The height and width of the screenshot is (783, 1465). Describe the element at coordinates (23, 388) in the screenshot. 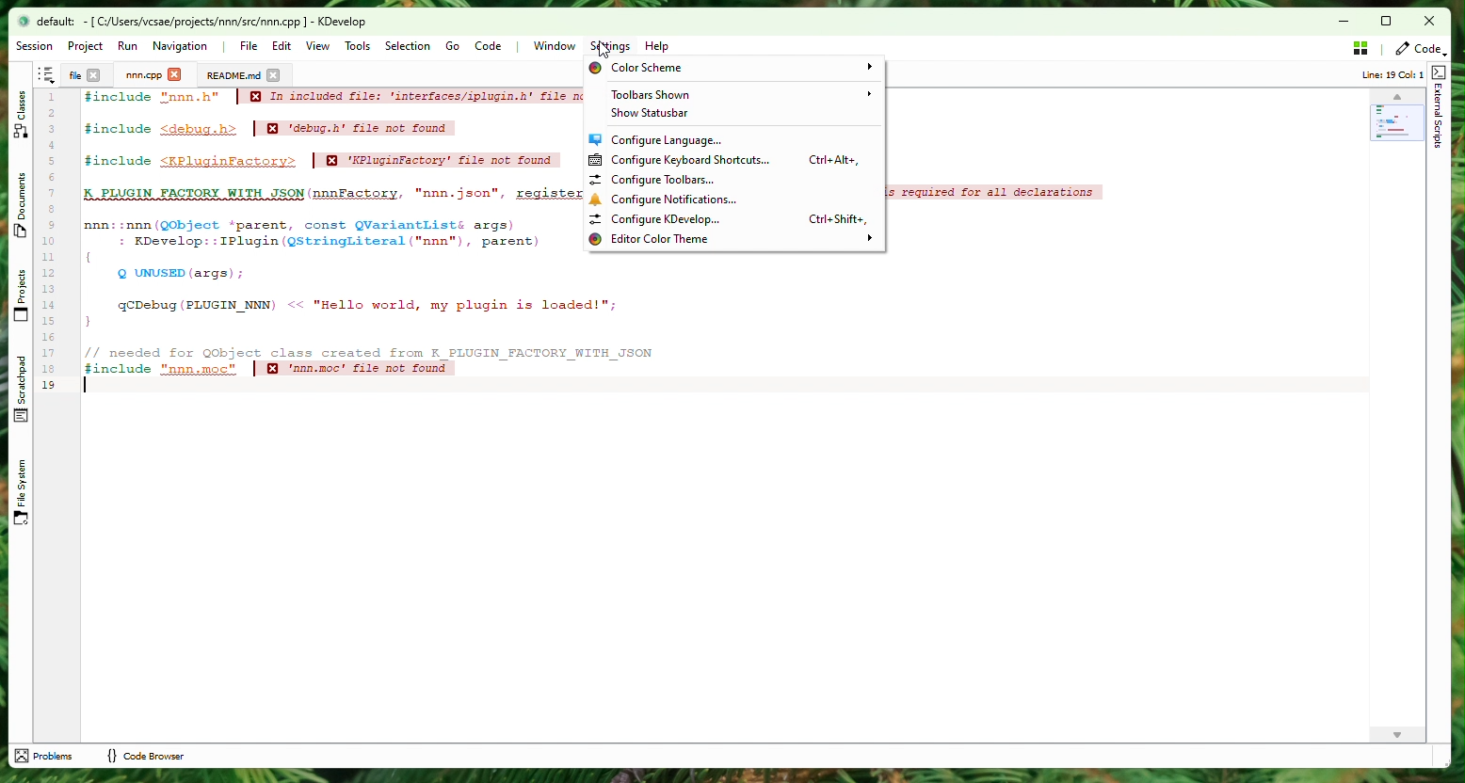

I see `Scratchpad` at that location.